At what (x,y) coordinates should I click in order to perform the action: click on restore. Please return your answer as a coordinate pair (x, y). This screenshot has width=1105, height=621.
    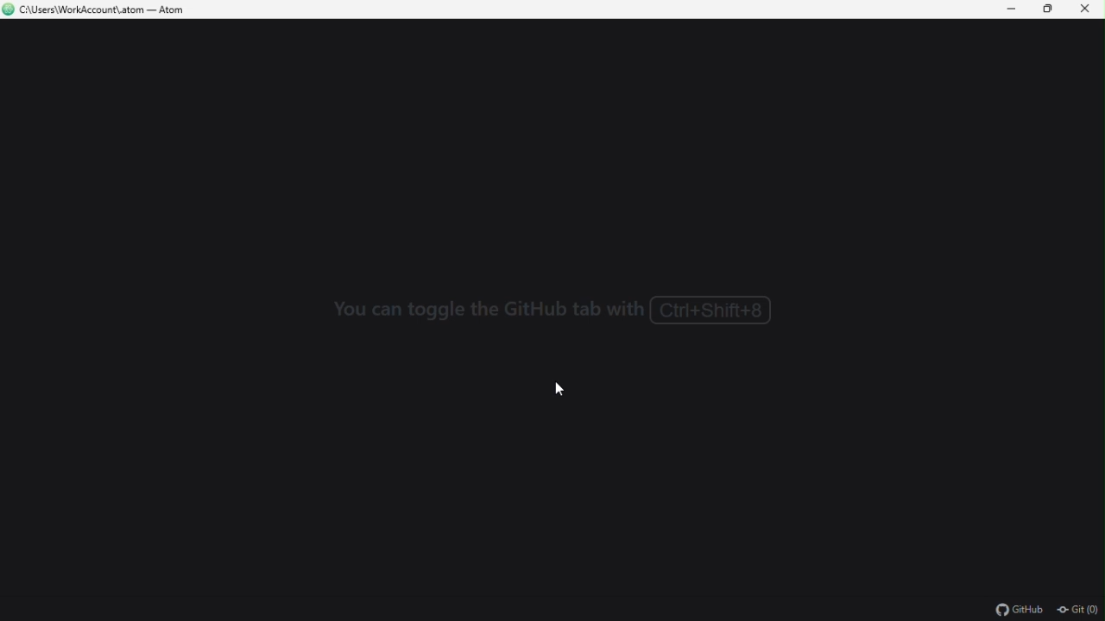
    Looking at the image, I should click on (1050, 11).